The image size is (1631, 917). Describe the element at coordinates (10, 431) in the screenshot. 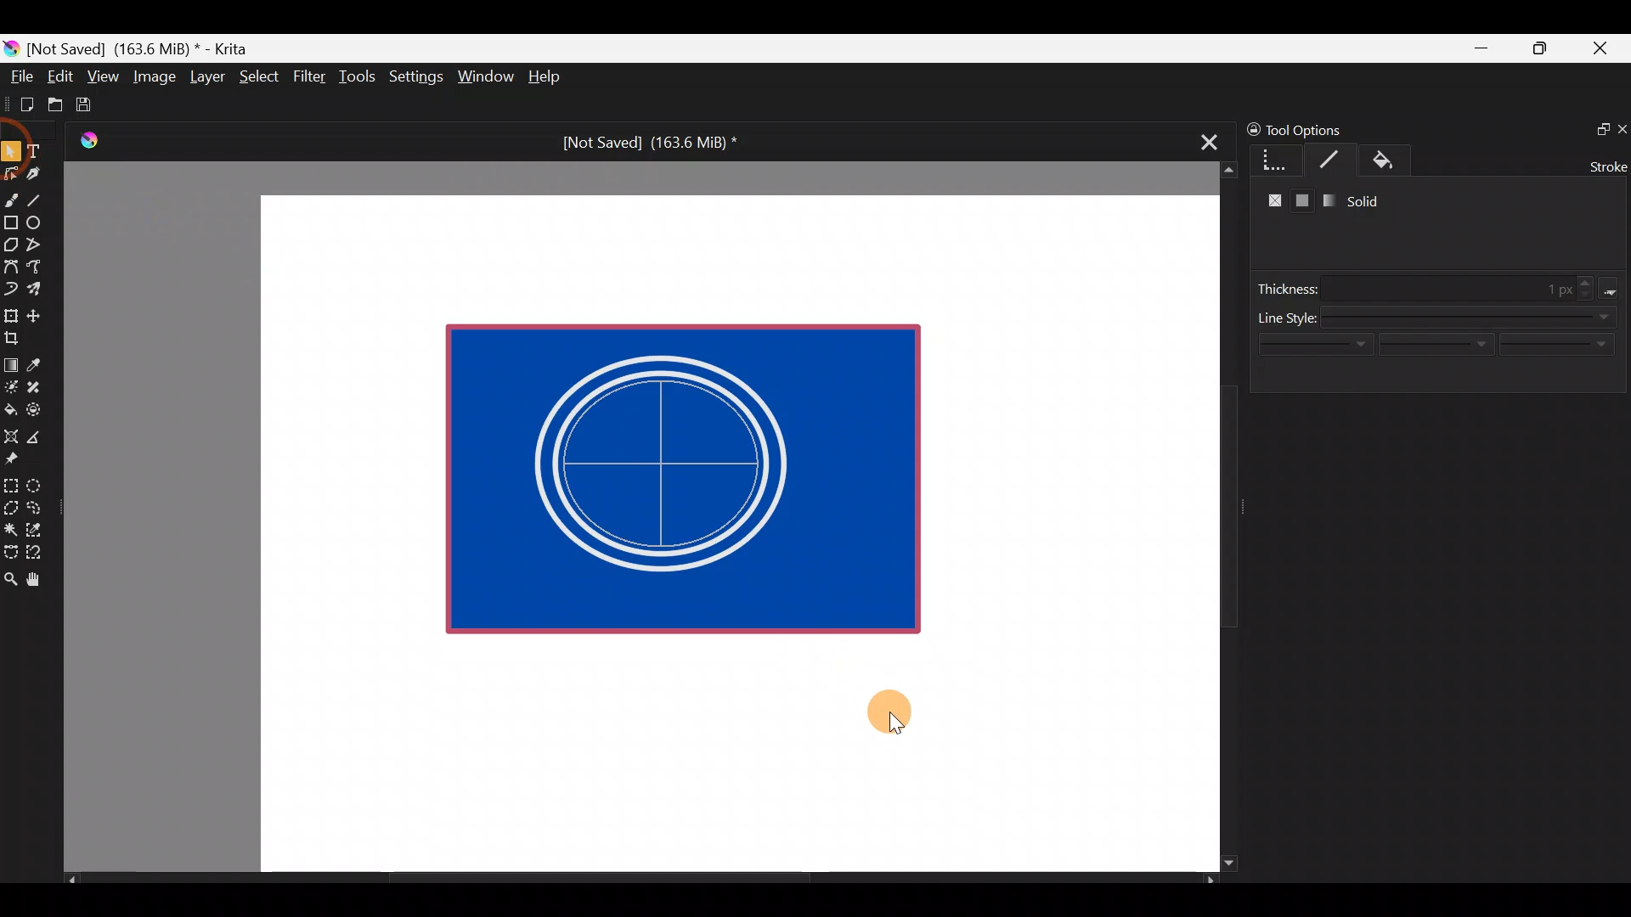

I see `Assistant tool` at that location.